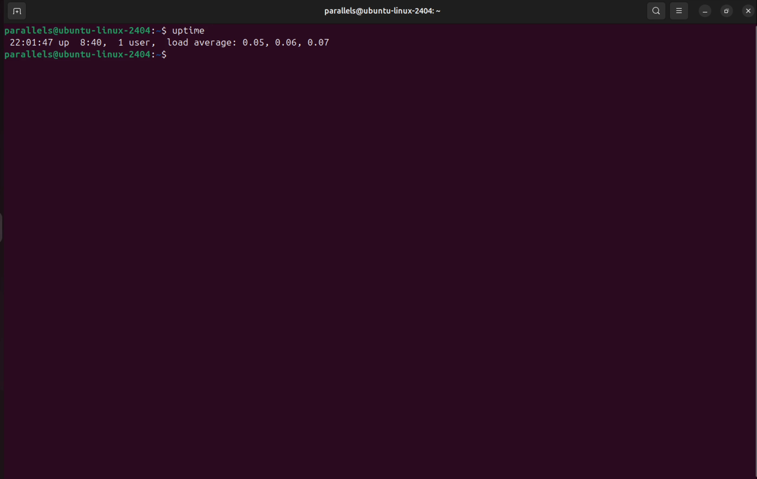 This screenshot has width=757, height=479. Describe the element at coordinates (94, 42) in the screenshot. I see `8.40` at that location.